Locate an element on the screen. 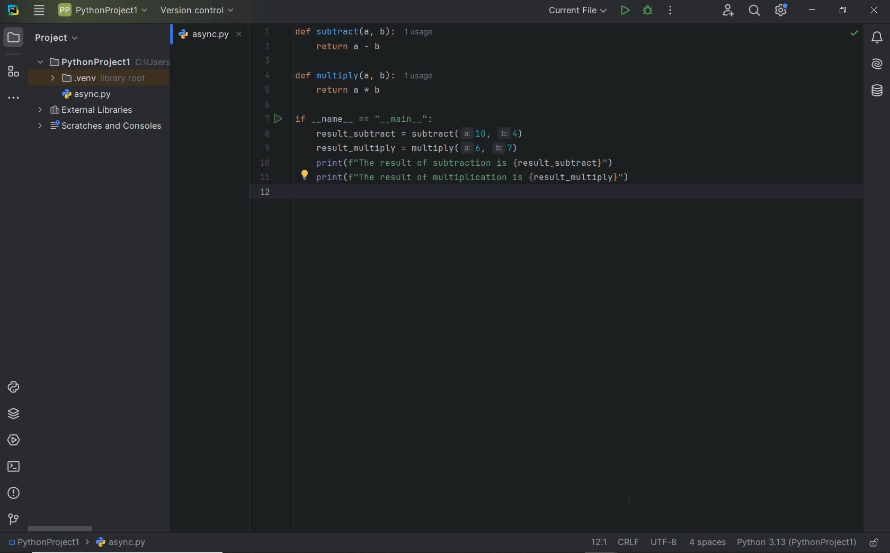  File Encoding is located at coordinates (664, 543).